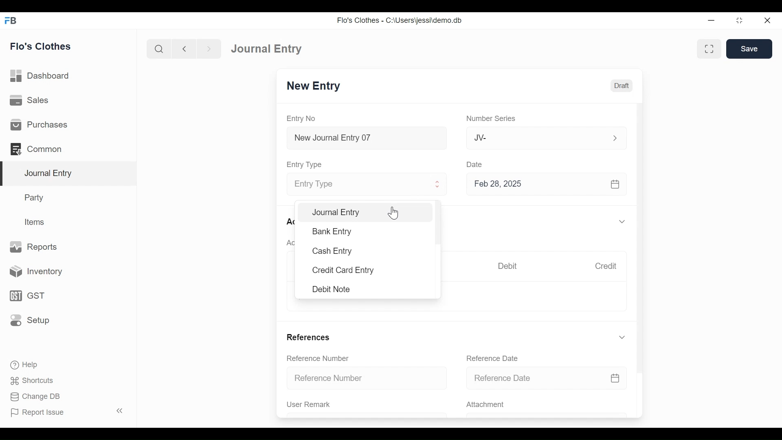  What do you see at coordinates (333, 251) in the screenshot?
I see `Cash Entry` at bounding box center [333, 251].